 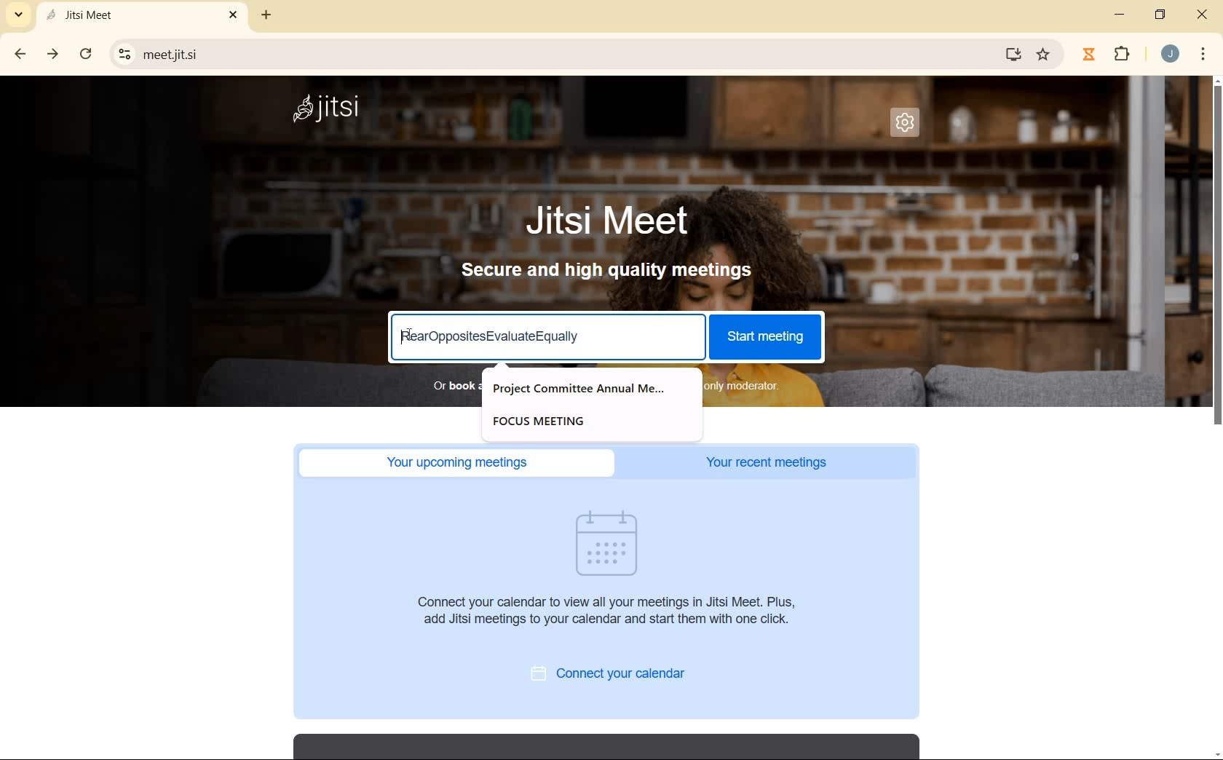 What do you see at coordinates (1091, 55) in the screenshot?
I see `Jibble` at bounding box center [1091, 55].